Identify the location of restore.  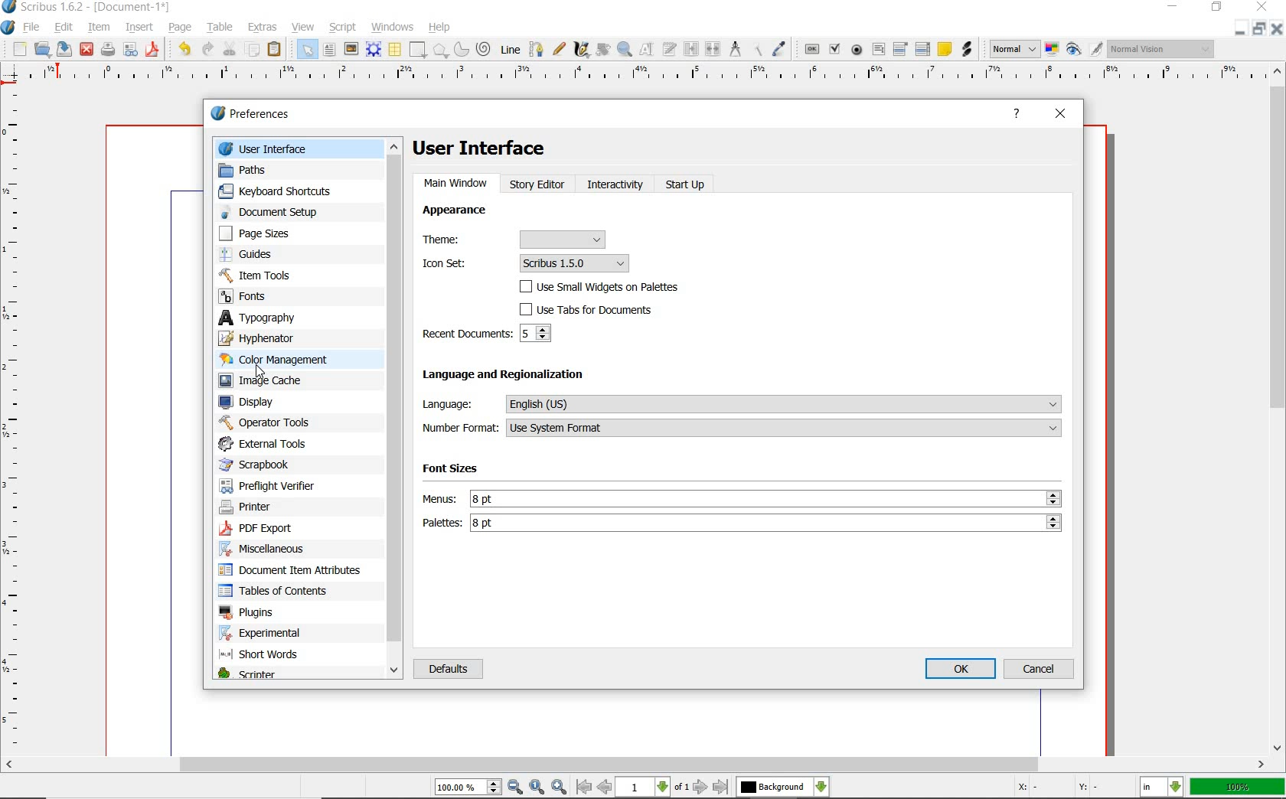
(1260, 31).